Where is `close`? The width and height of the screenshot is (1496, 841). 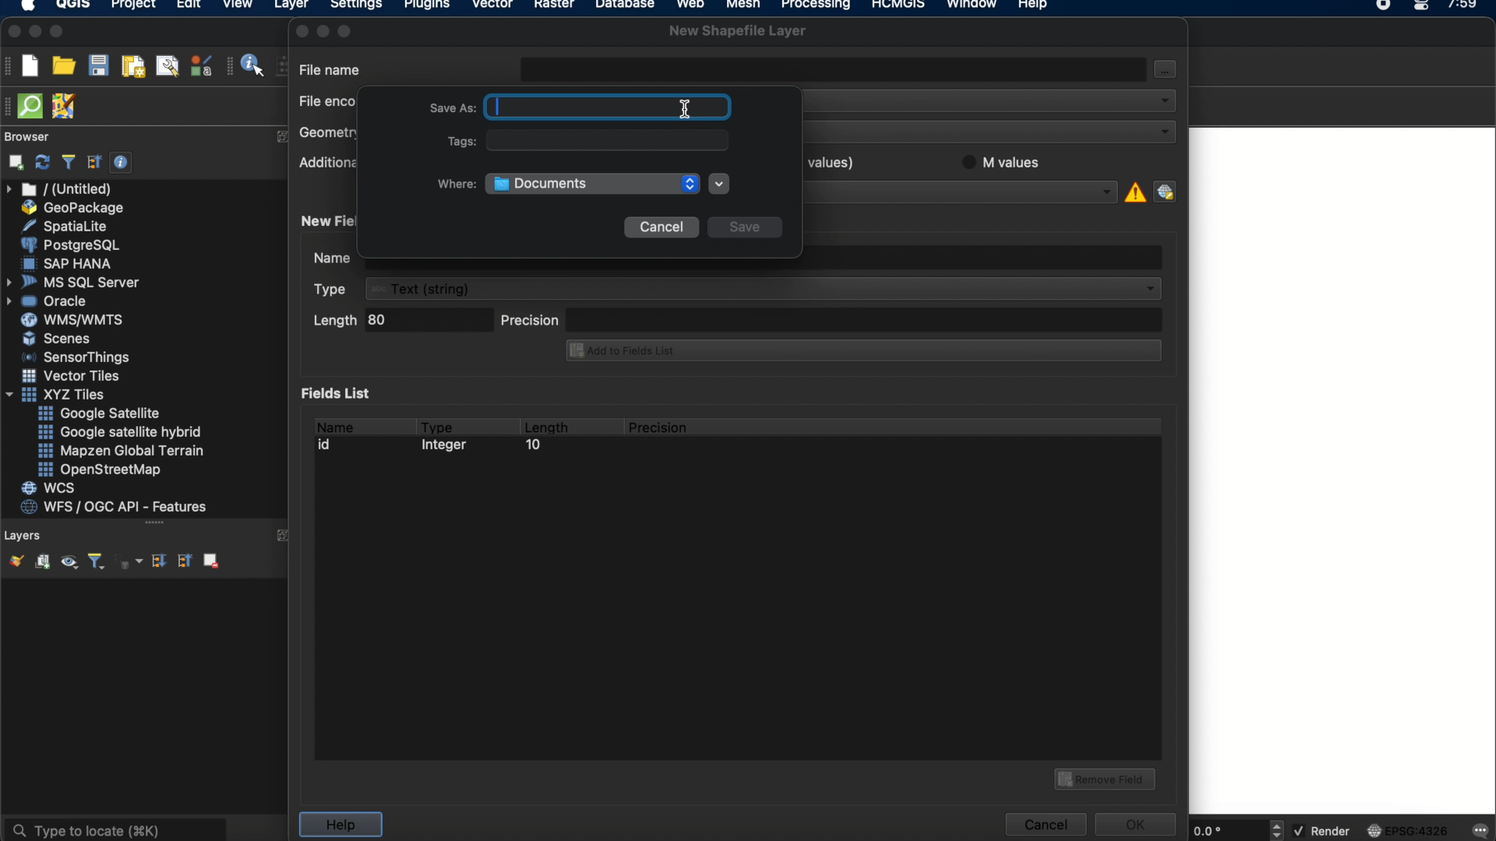 close is located at coordinates (12, 32).